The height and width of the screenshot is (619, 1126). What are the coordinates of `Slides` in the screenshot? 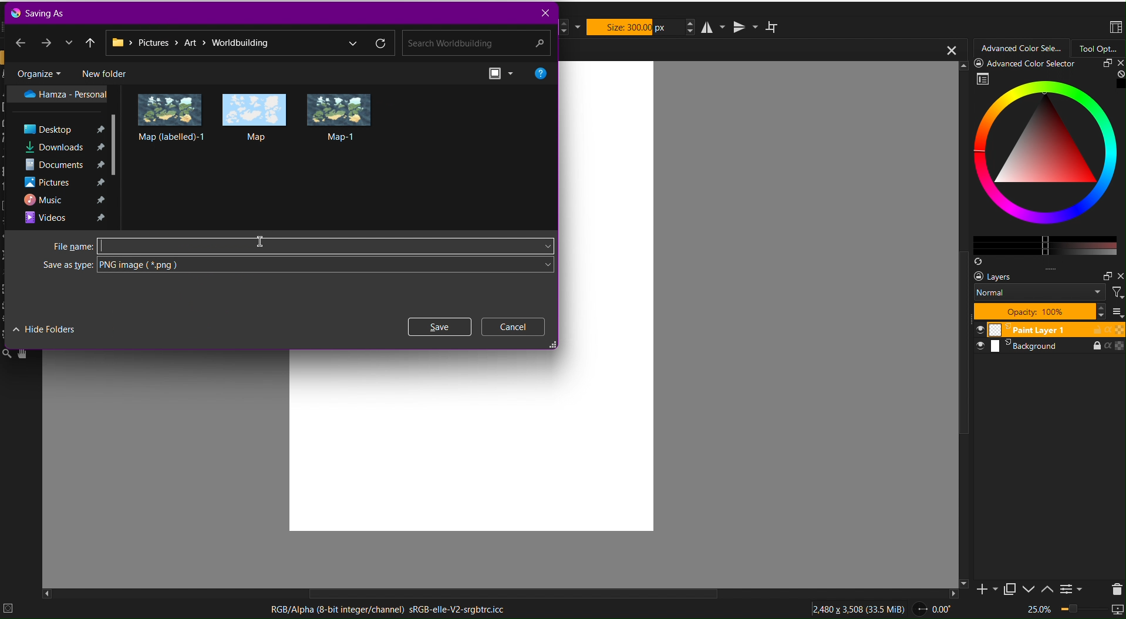 It's located at (1048, 338).